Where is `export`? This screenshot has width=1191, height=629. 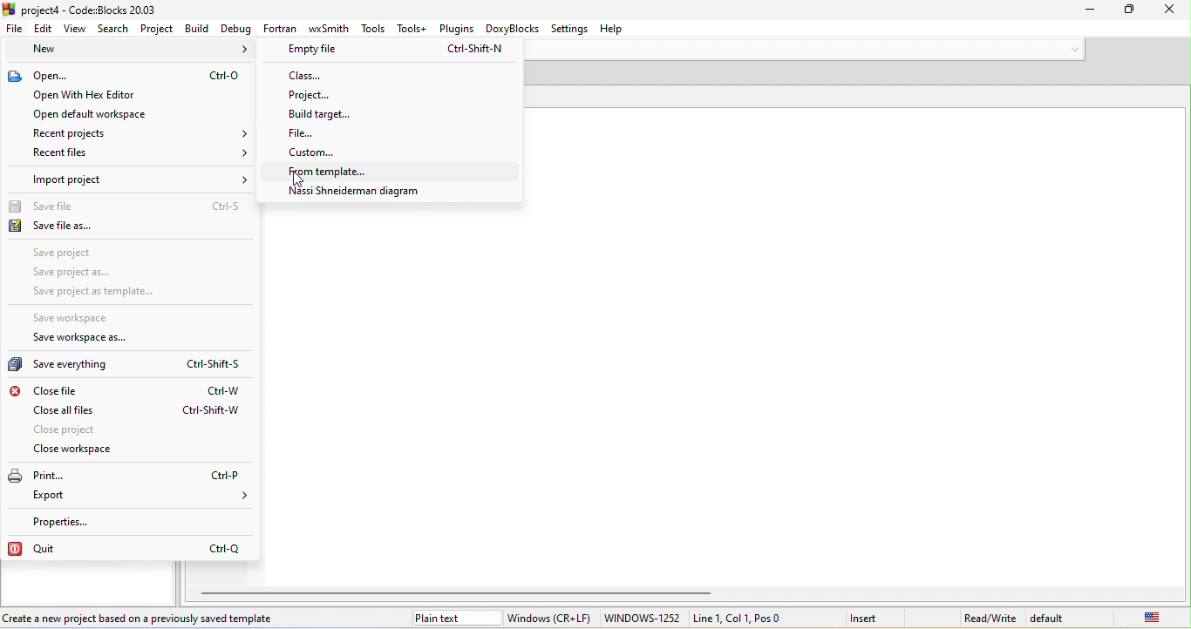
export is located at coordinates (139, 497).